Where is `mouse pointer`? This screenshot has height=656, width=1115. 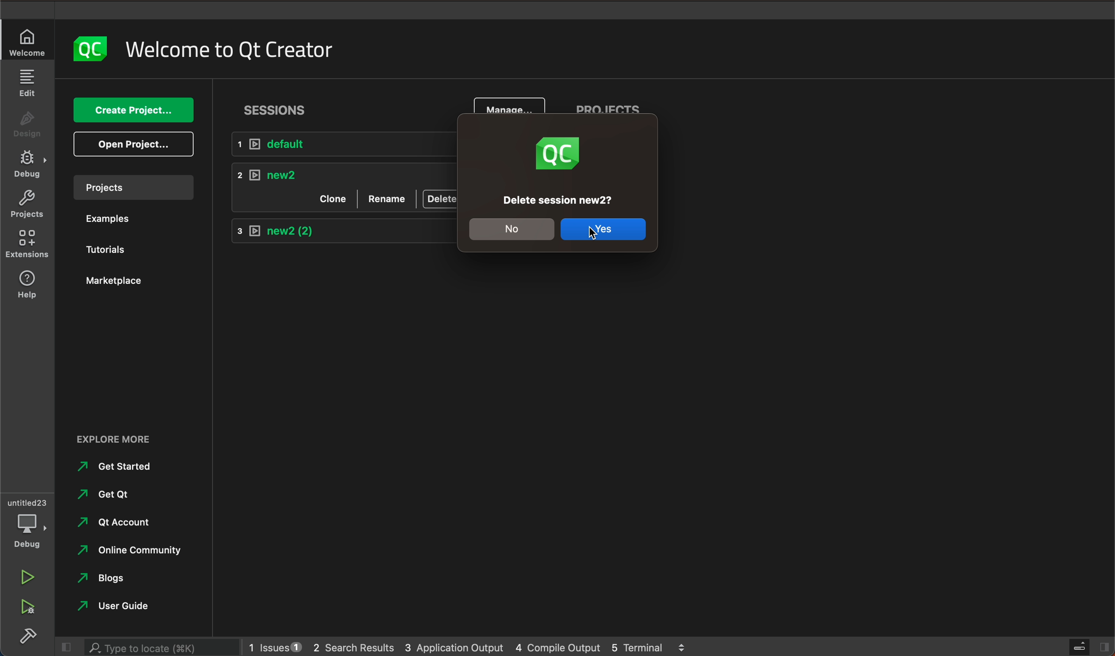
mouse pointer is located at coordinates (598, 237).